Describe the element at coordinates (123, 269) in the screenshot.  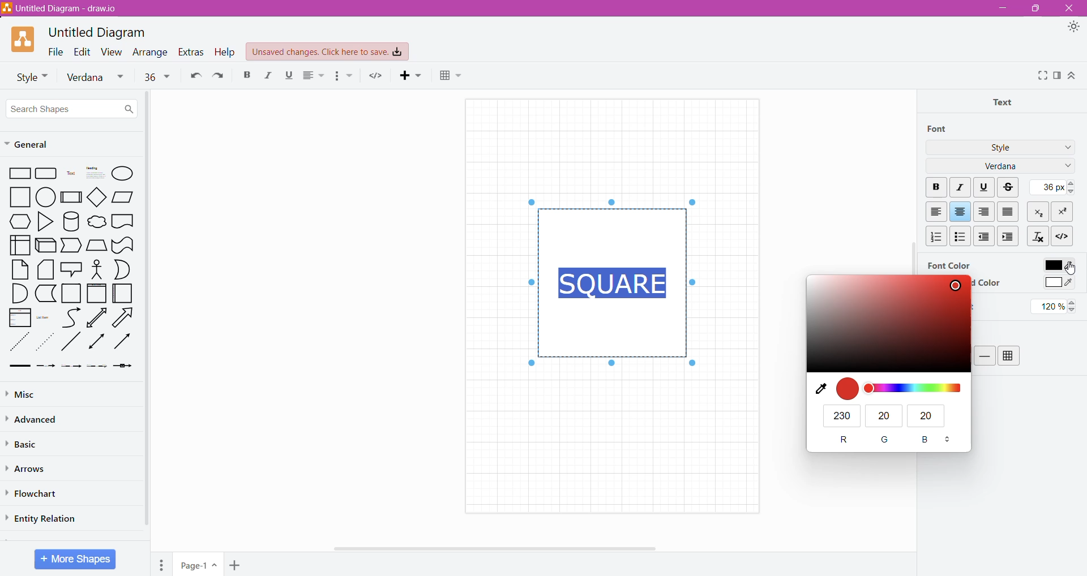
I see `Half Circle ` at that location.